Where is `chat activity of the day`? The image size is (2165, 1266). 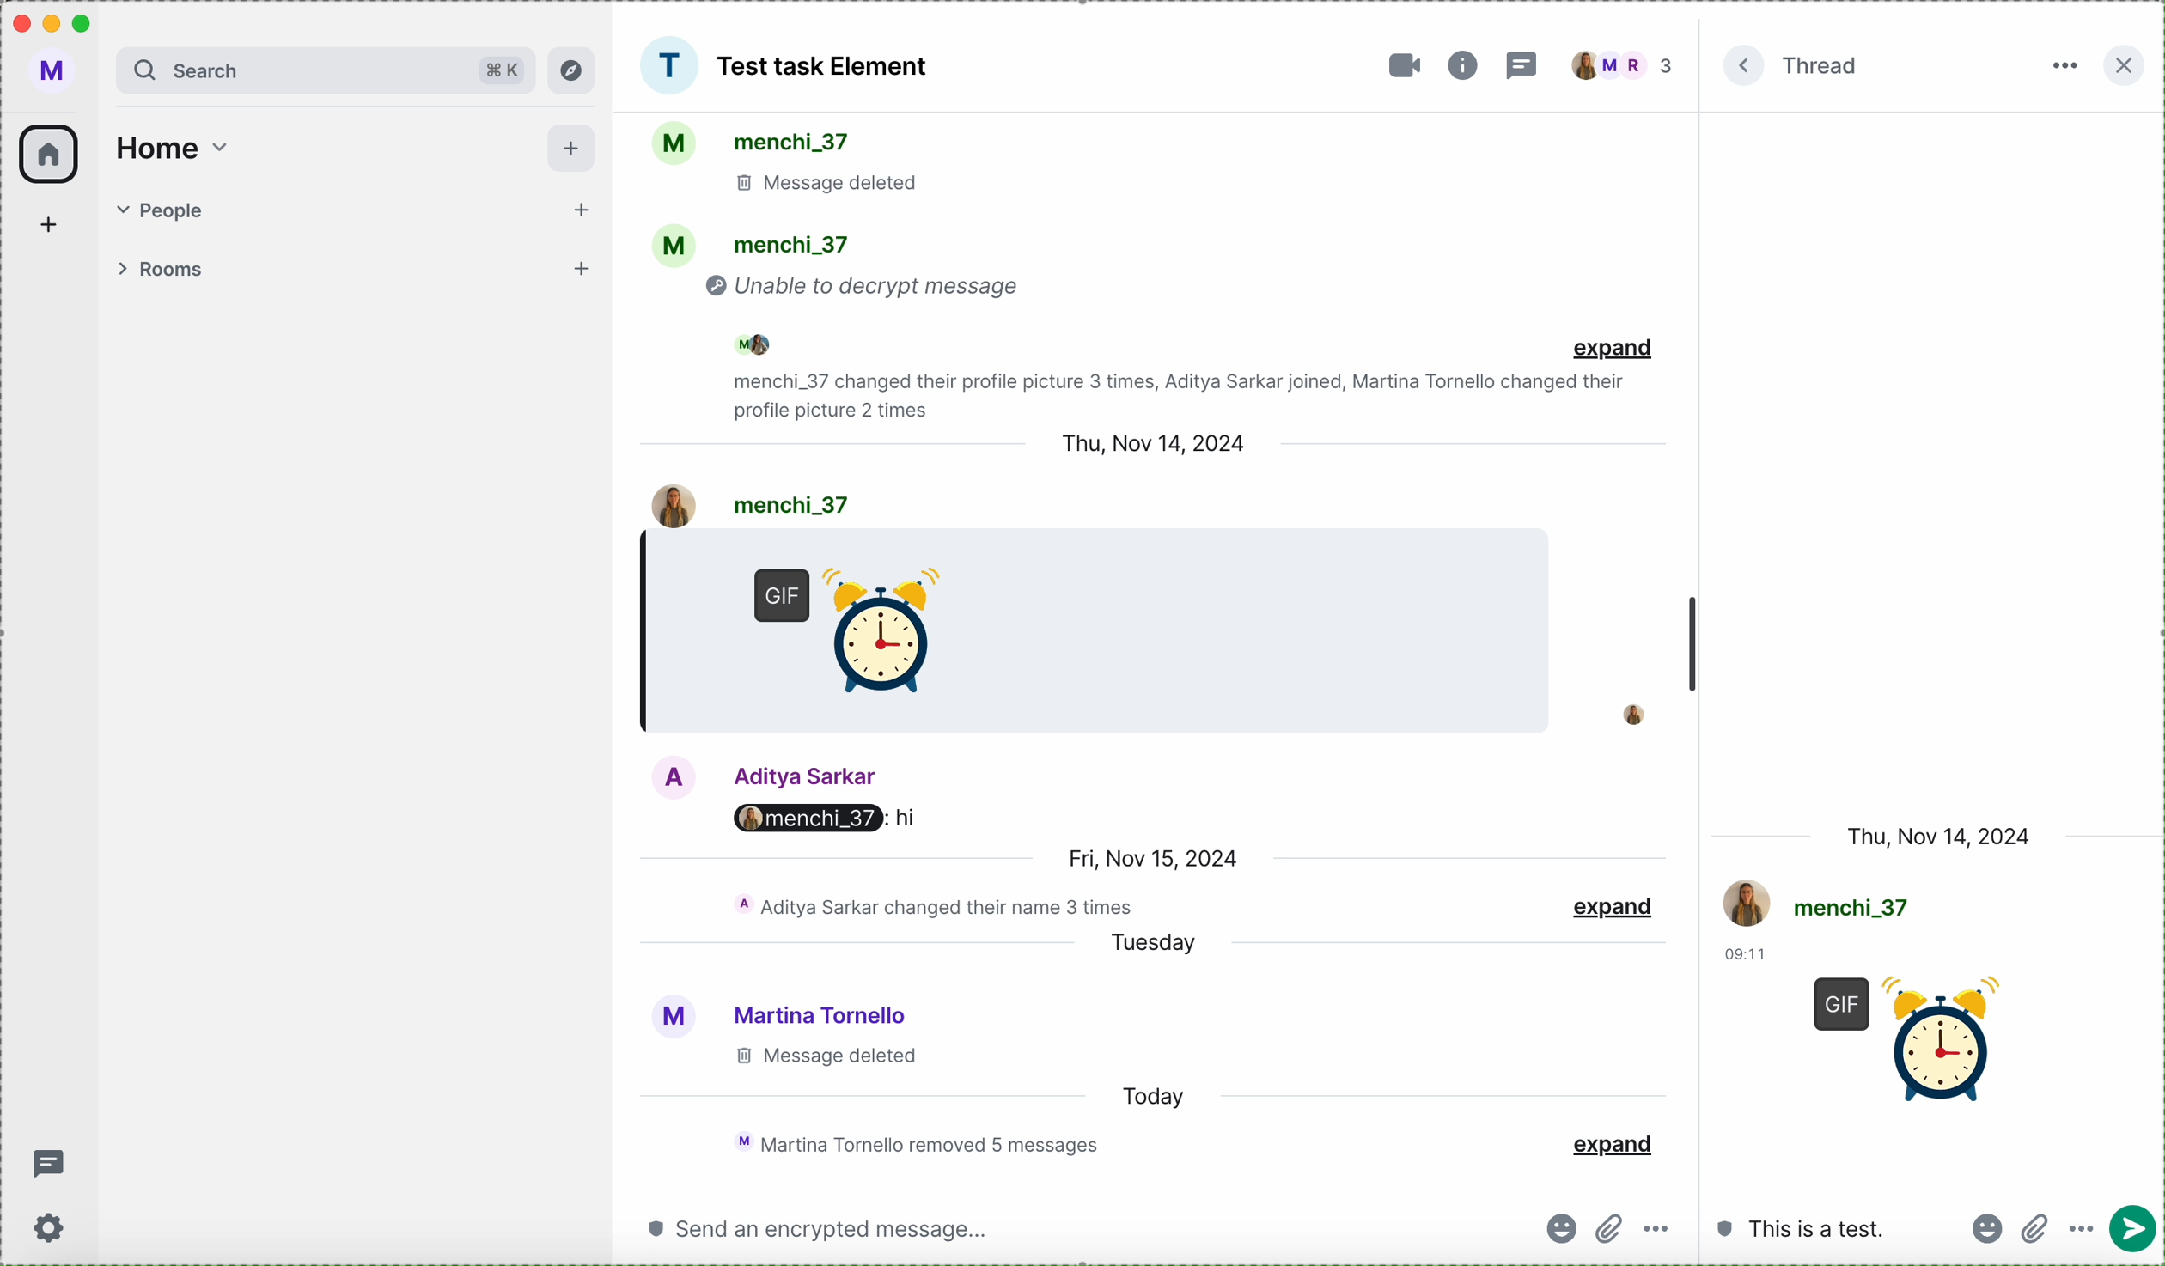
chat activity of the day is located at coordinates (911, 1143).